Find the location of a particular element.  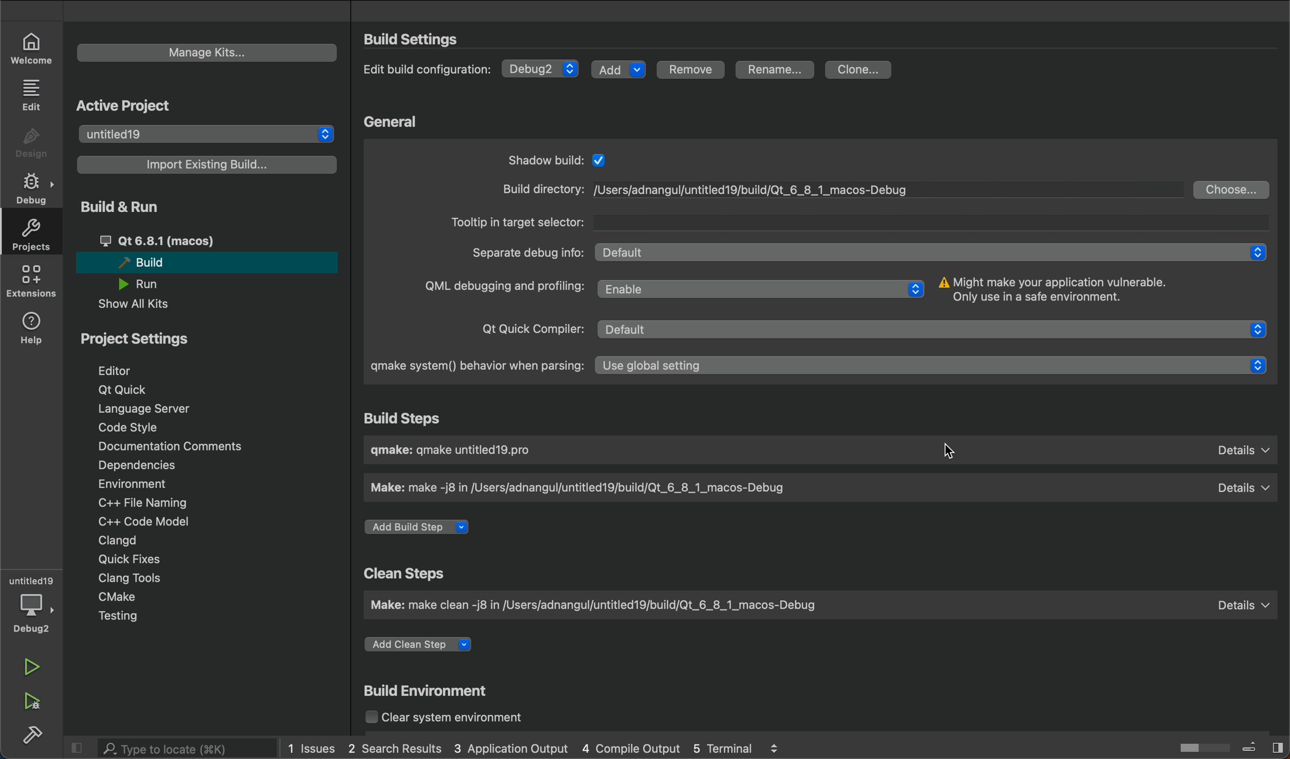

clean steps is located at coordinates (408, 574).